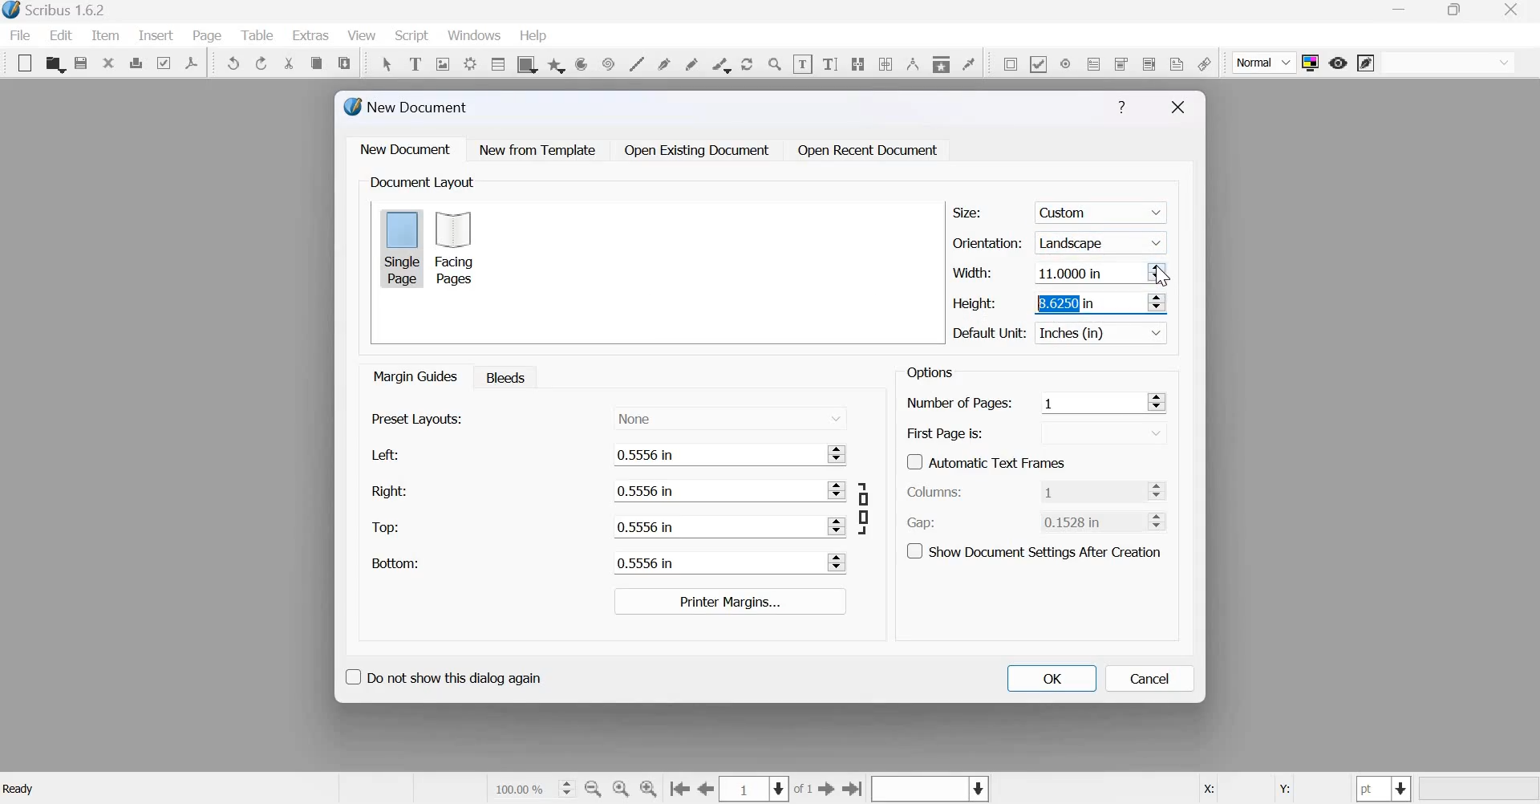  I want to click on Bottom:, so click(394, 562).